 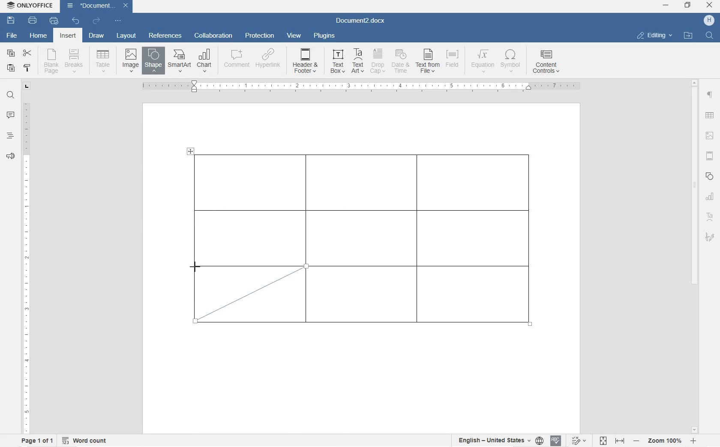 I want to click on insert image, so click(x=131, y=60).